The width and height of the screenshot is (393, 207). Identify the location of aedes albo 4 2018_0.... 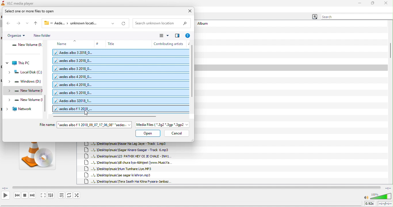
(74, 76).